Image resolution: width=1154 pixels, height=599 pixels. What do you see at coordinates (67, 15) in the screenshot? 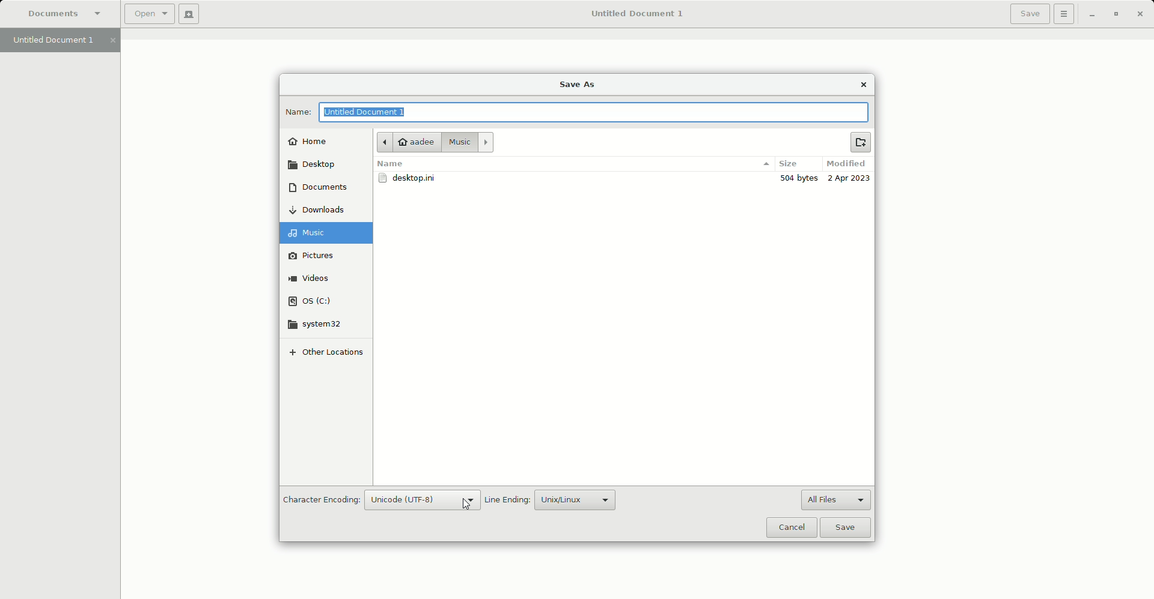
I see `Documents` at bounding box center [67, 15].